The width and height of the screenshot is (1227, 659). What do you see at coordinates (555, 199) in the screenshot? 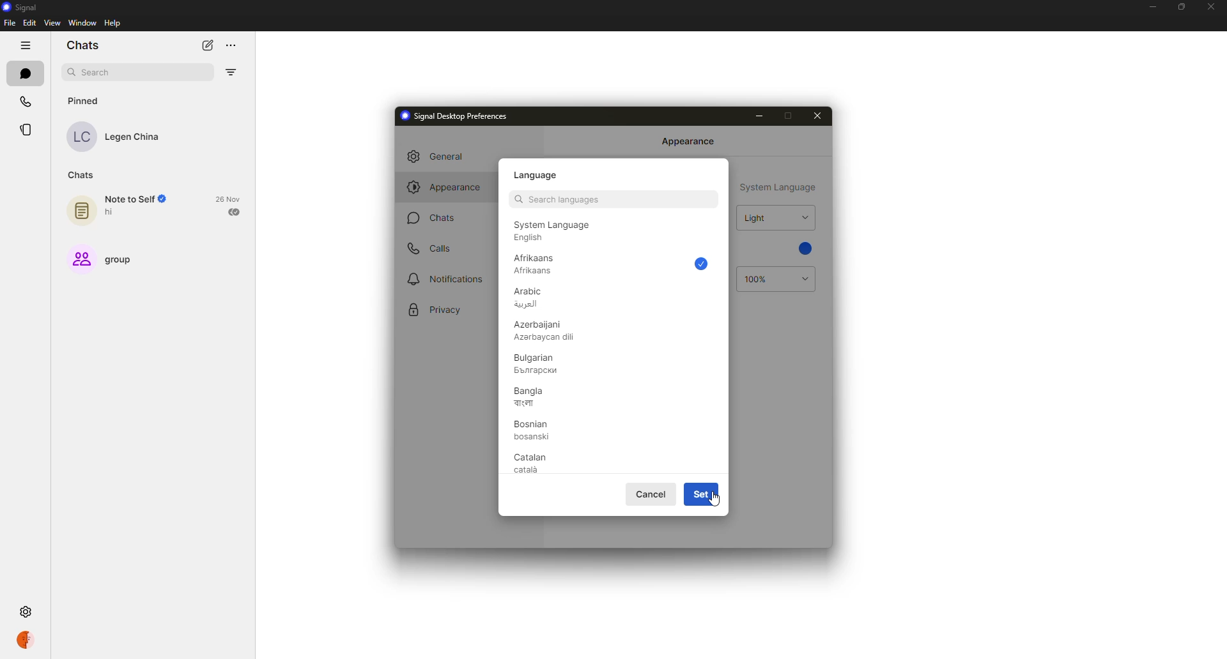
I see `search` at bounding box center [555, 199].